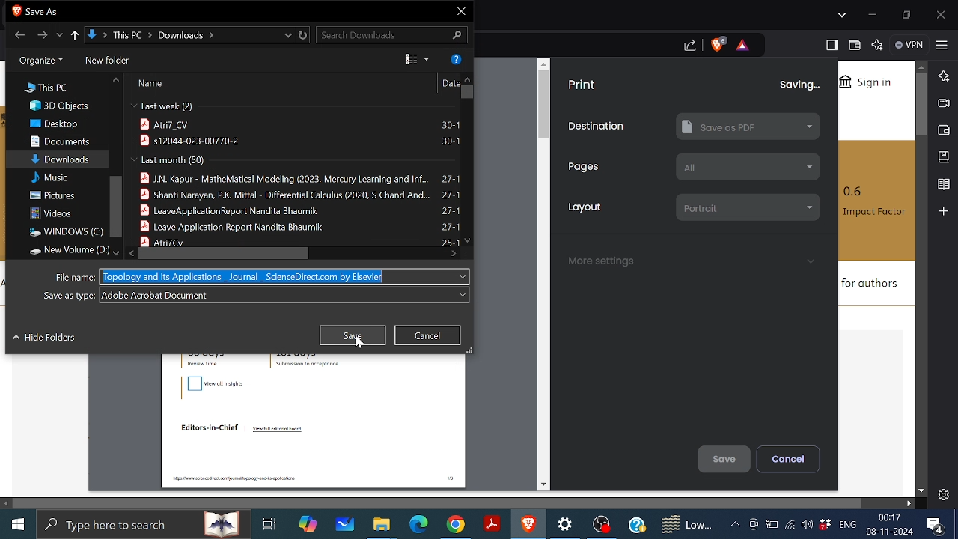 The height and width of the screenshot is (539, 958). I want to click on Move down in file location, so click(118, 253).